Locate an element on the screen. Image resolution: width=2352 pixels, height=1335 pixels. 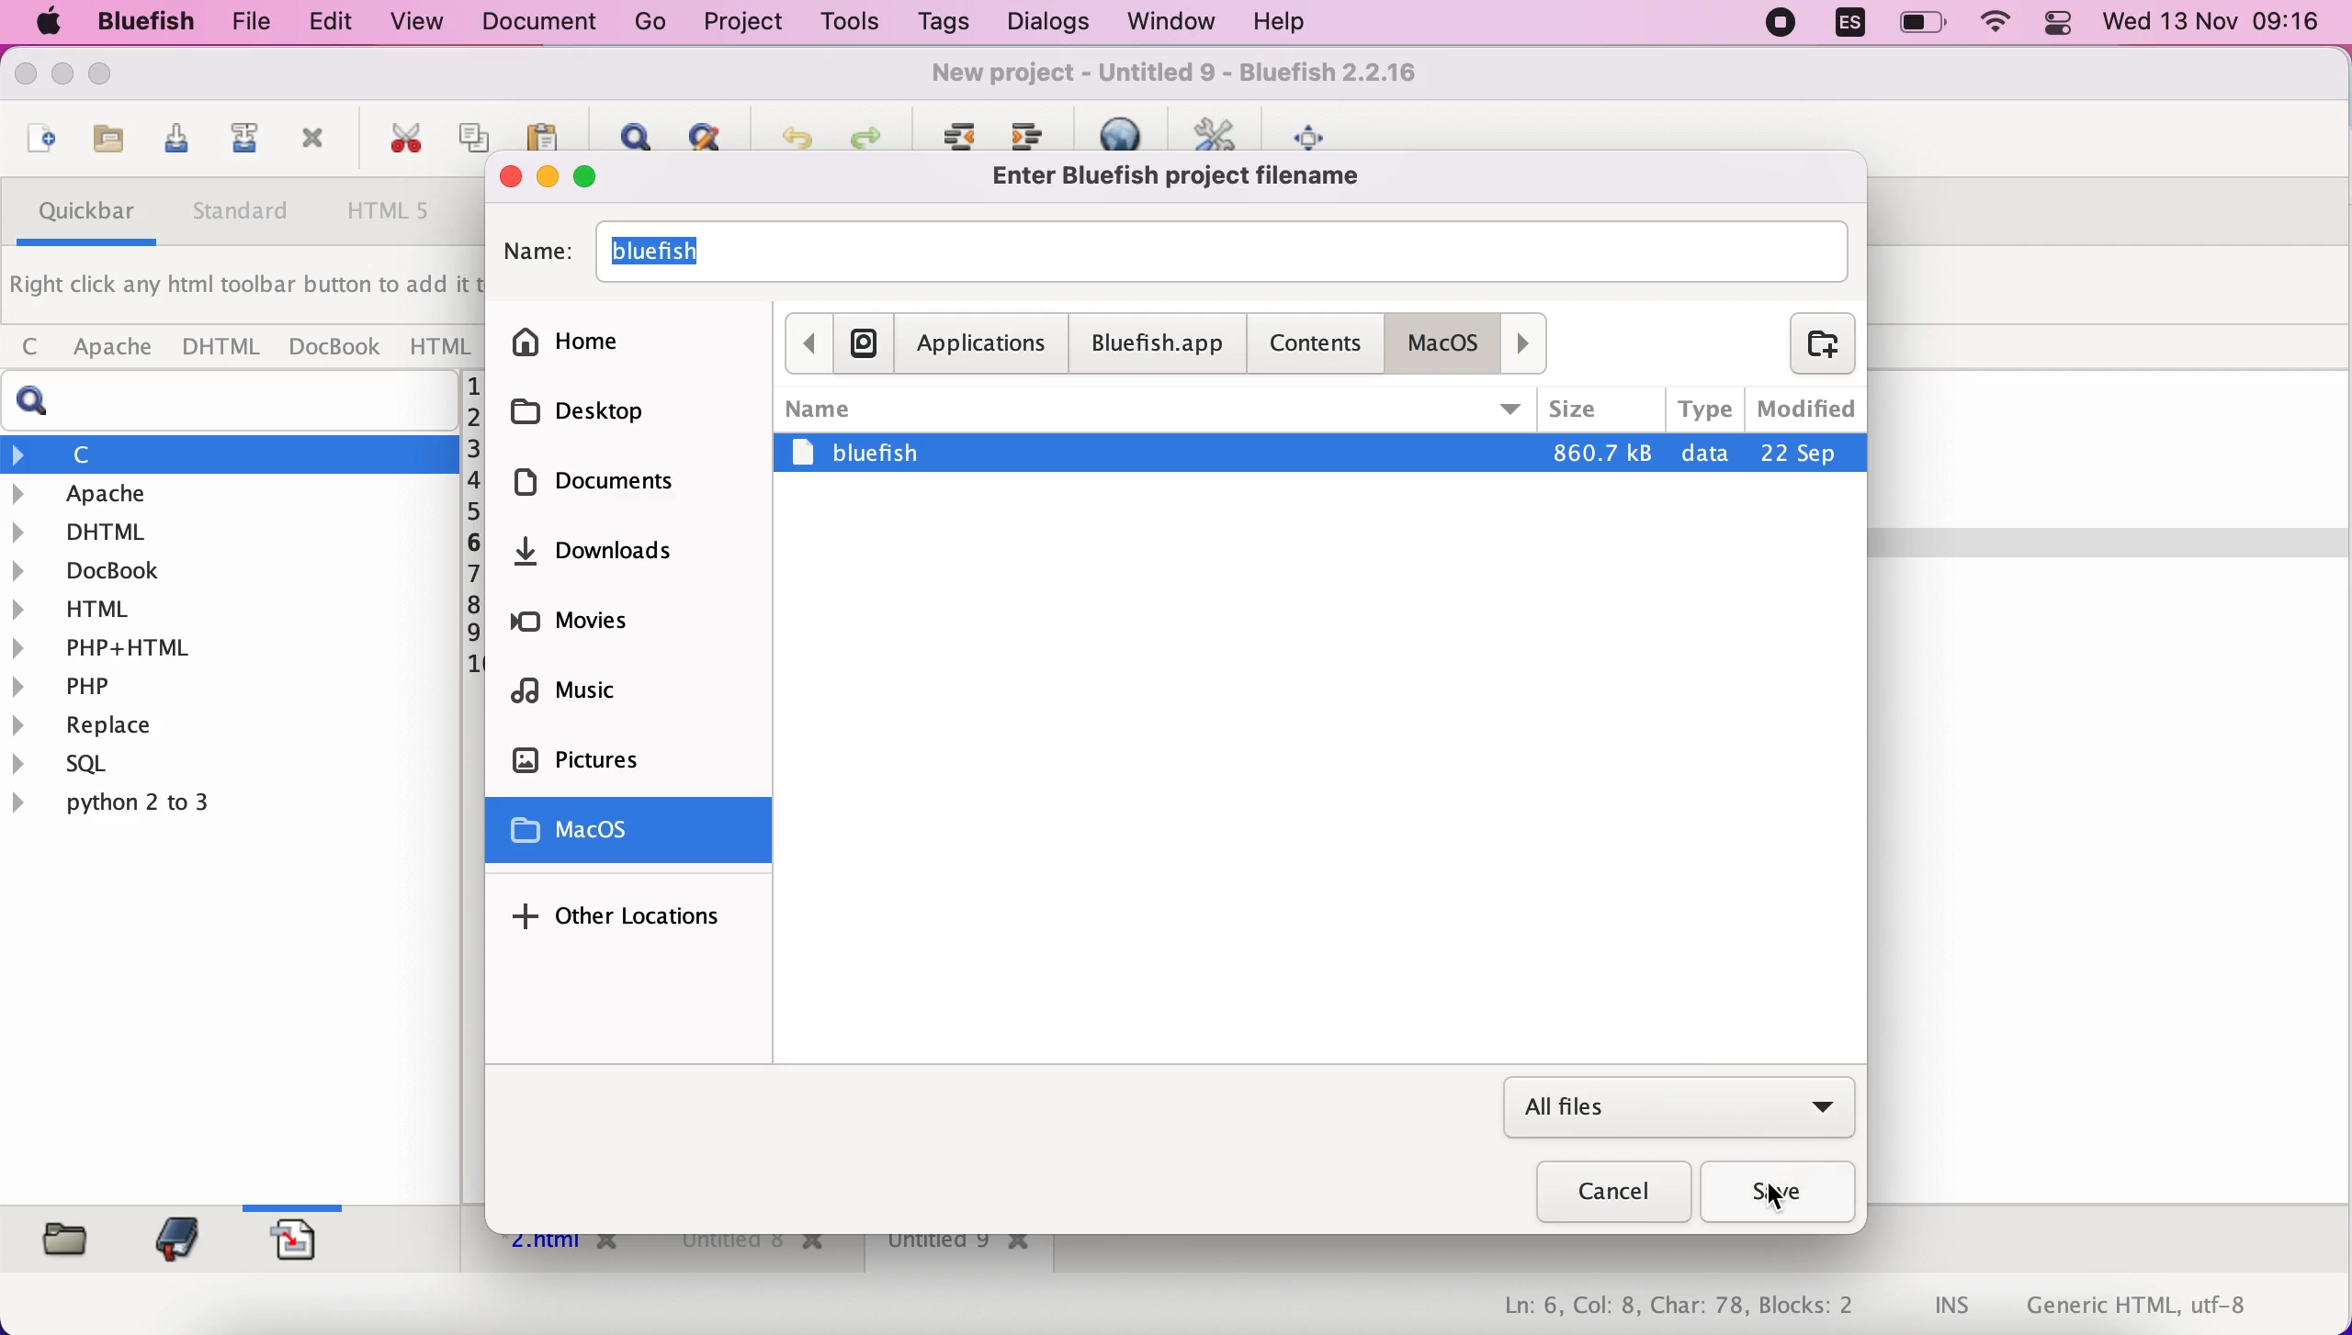
macos is located at coordinates (635, 834).